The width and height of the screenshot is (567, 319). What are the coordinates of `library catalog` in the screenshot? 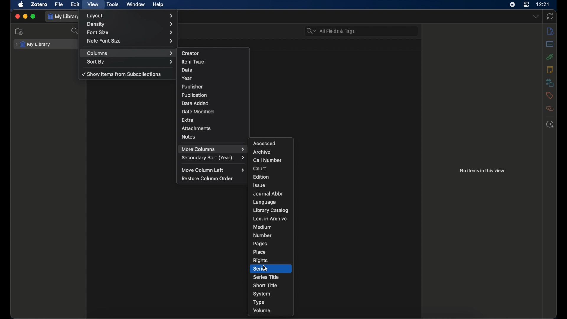 It's located at (271, 210).